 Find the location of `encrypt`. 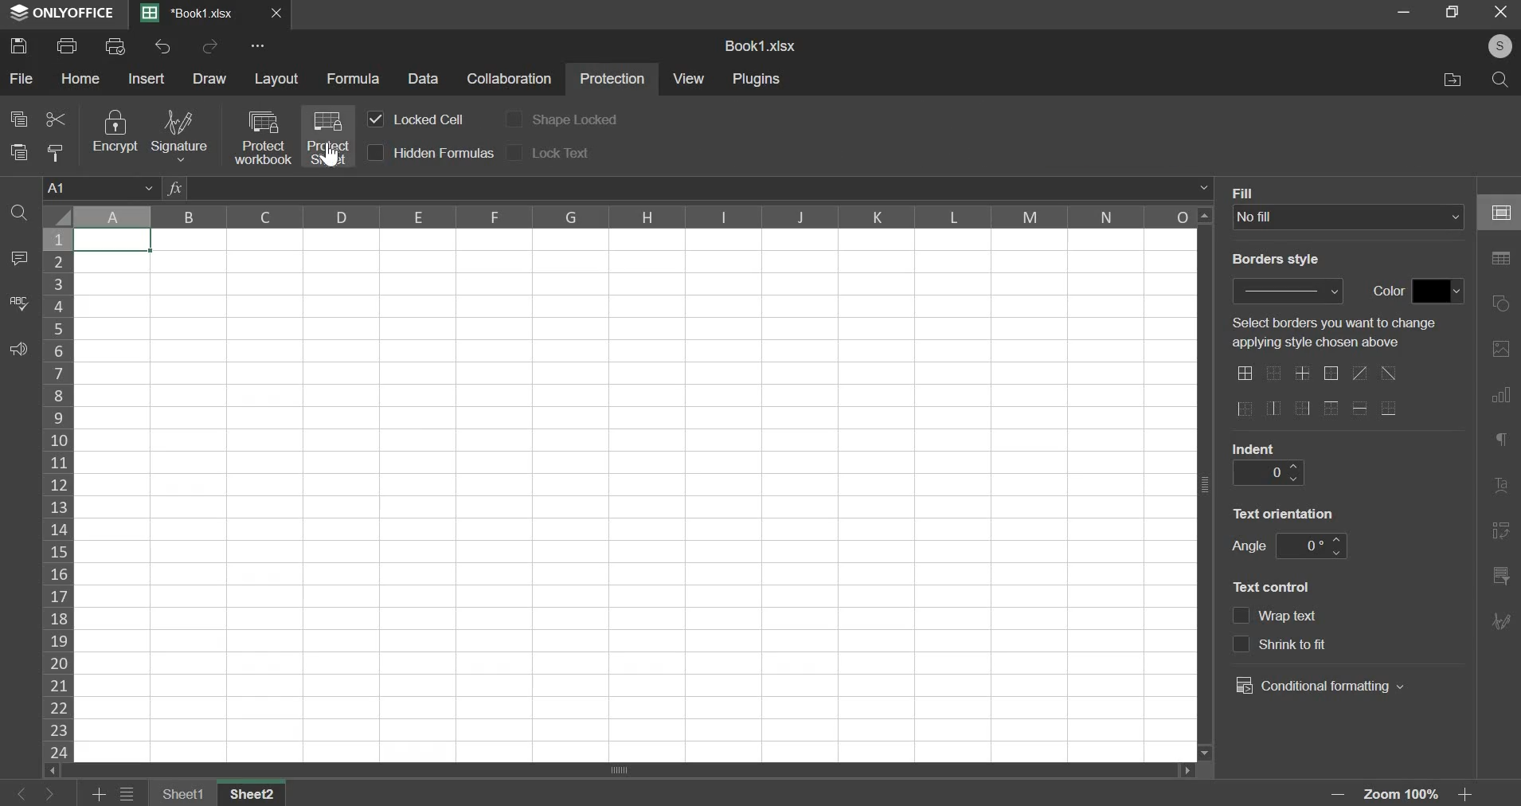

encrypt is located at coordinates (114, 132).